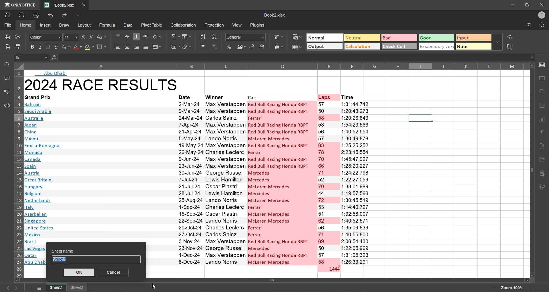 This screenshot has width=549, height=292. What do you see at coordinates (6, 288) in the screenshot?
I see `previous` at bounding box center [6, 288].